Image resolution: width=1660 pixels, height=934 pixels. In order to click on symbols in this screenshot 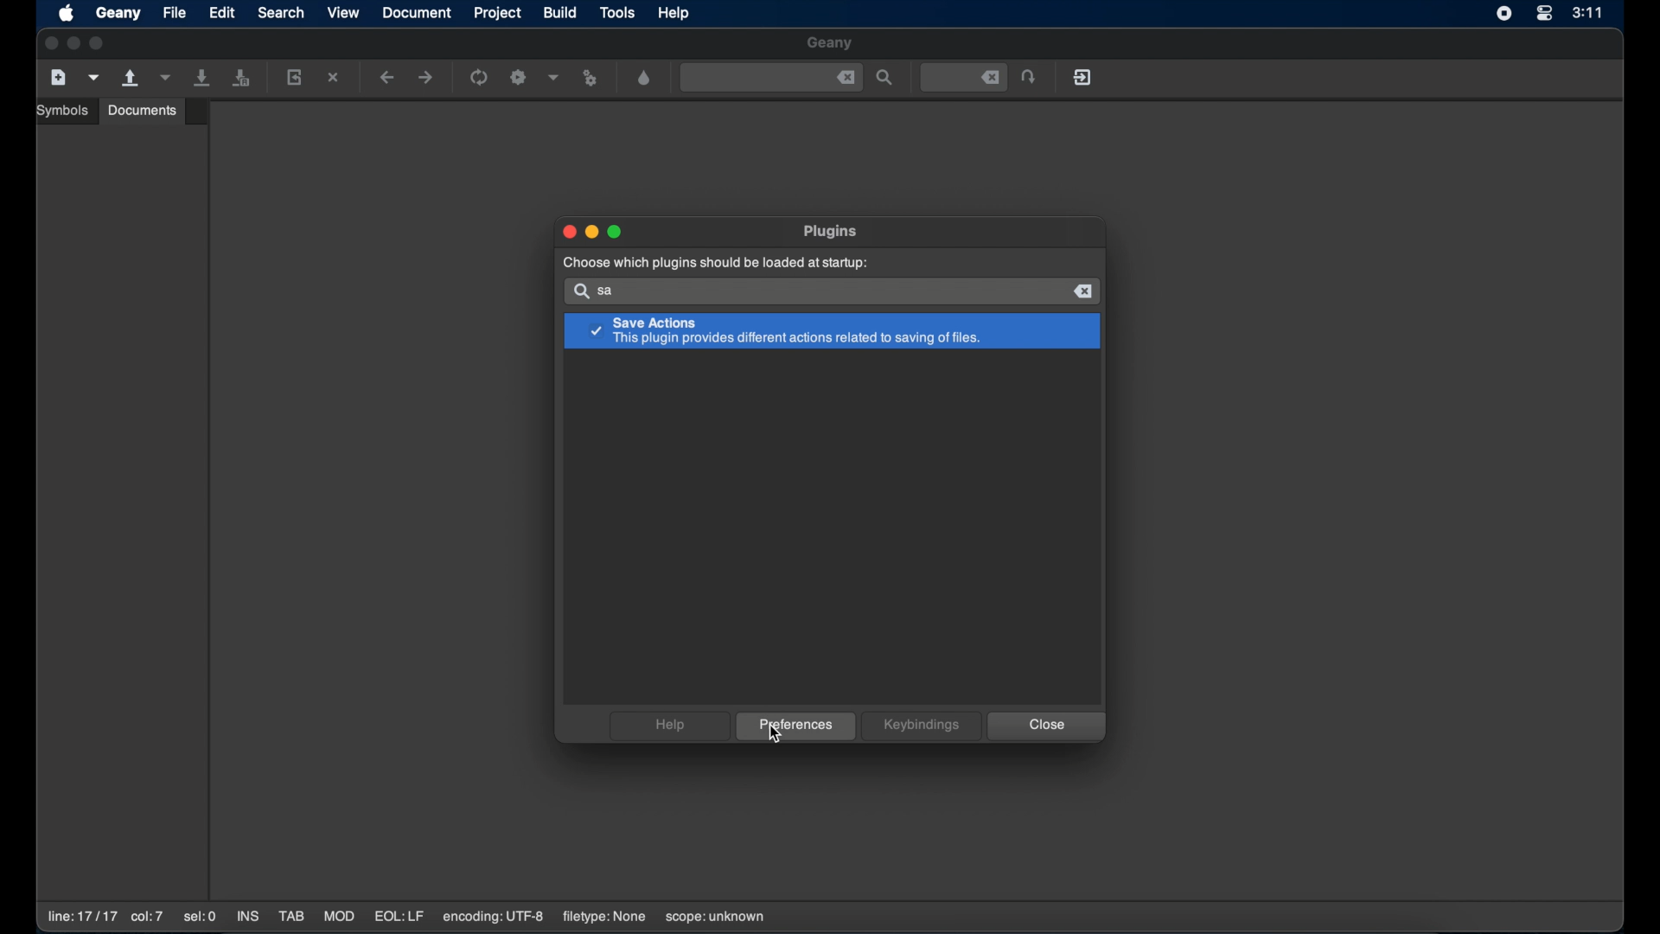, I will do `click(65, 111)`.